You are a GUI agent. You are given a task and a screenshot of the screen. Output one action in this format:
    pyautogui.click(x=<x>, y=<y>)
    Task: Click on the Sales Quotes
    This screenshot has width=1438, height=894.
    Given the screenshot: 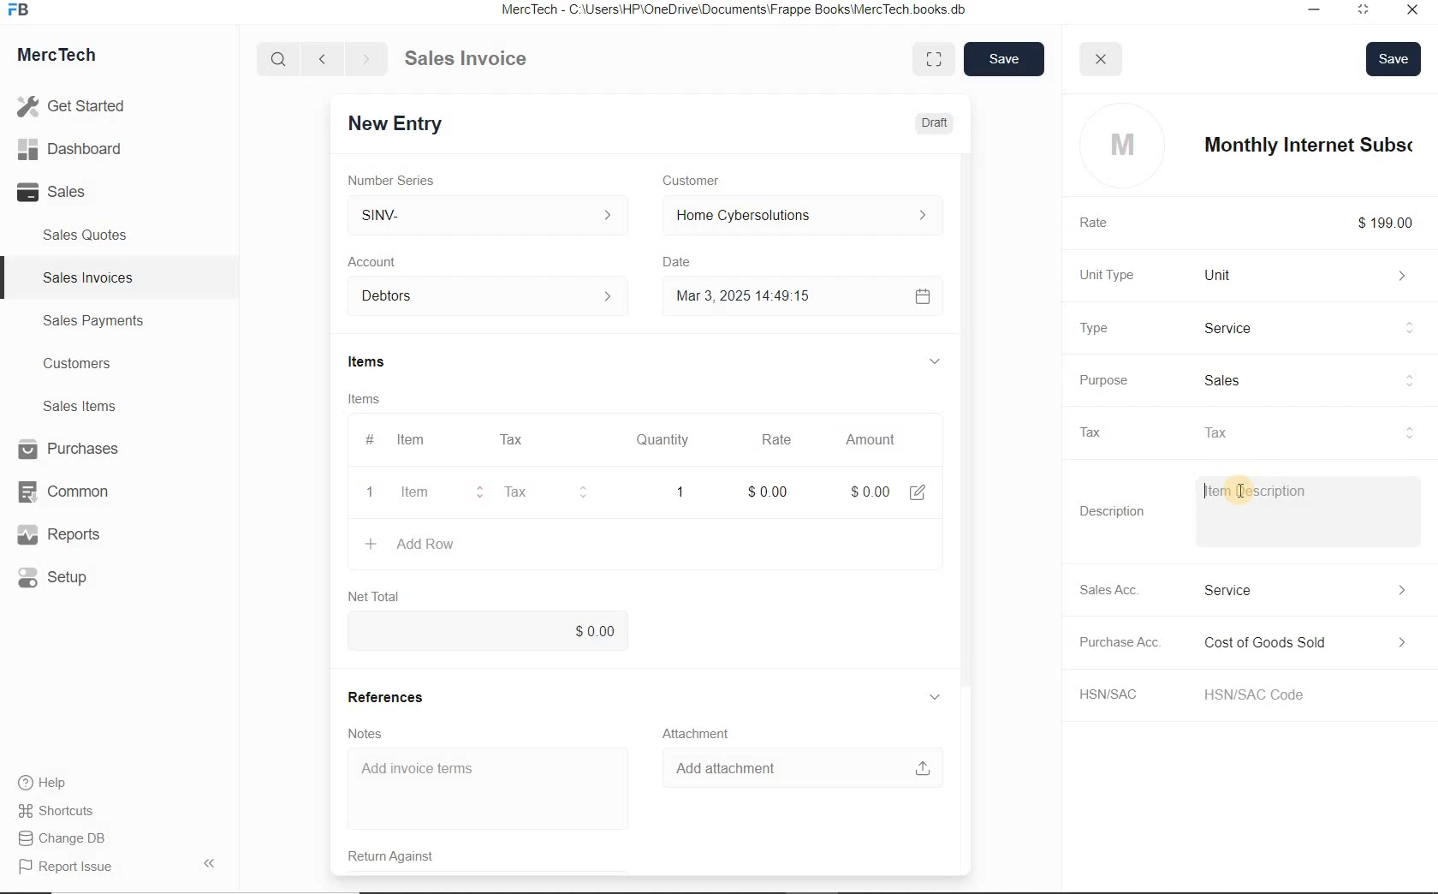 What is the action you would take?
    pyautogui.click(x=89, y=235)
    